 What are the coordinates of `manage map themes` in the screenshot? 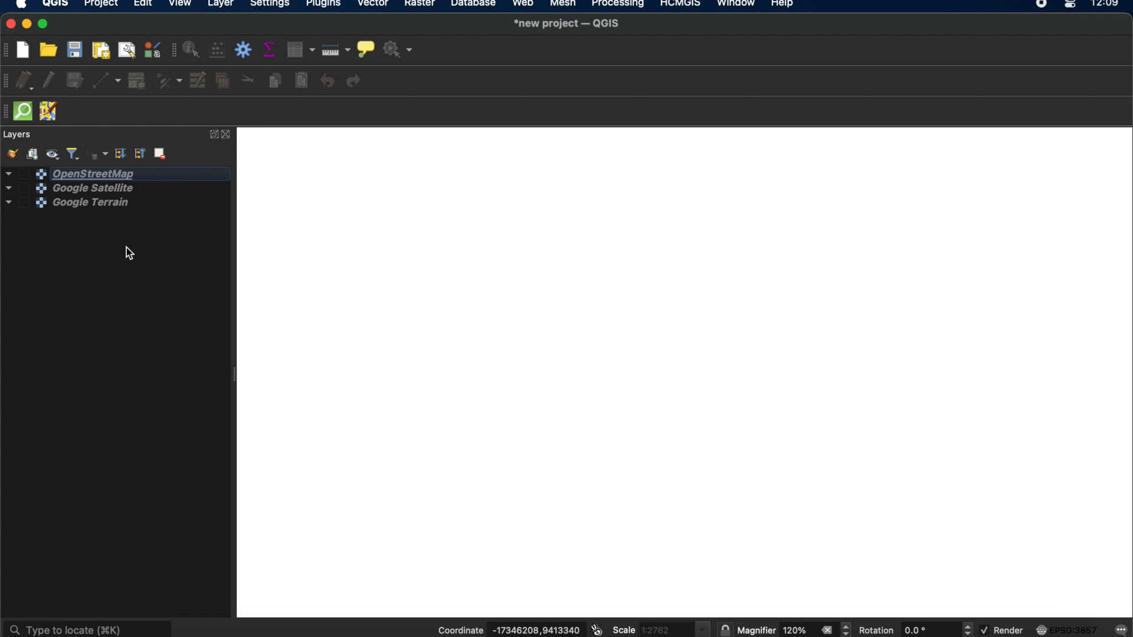 It's located at (54, 153).